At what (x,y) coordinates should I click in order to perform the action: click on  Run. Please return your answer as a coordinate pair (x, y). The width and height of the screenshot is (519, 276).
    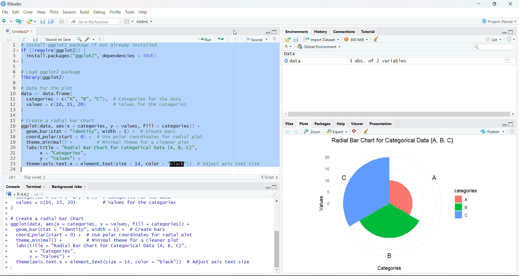
    Looking at the image, I should click on (205, 39).